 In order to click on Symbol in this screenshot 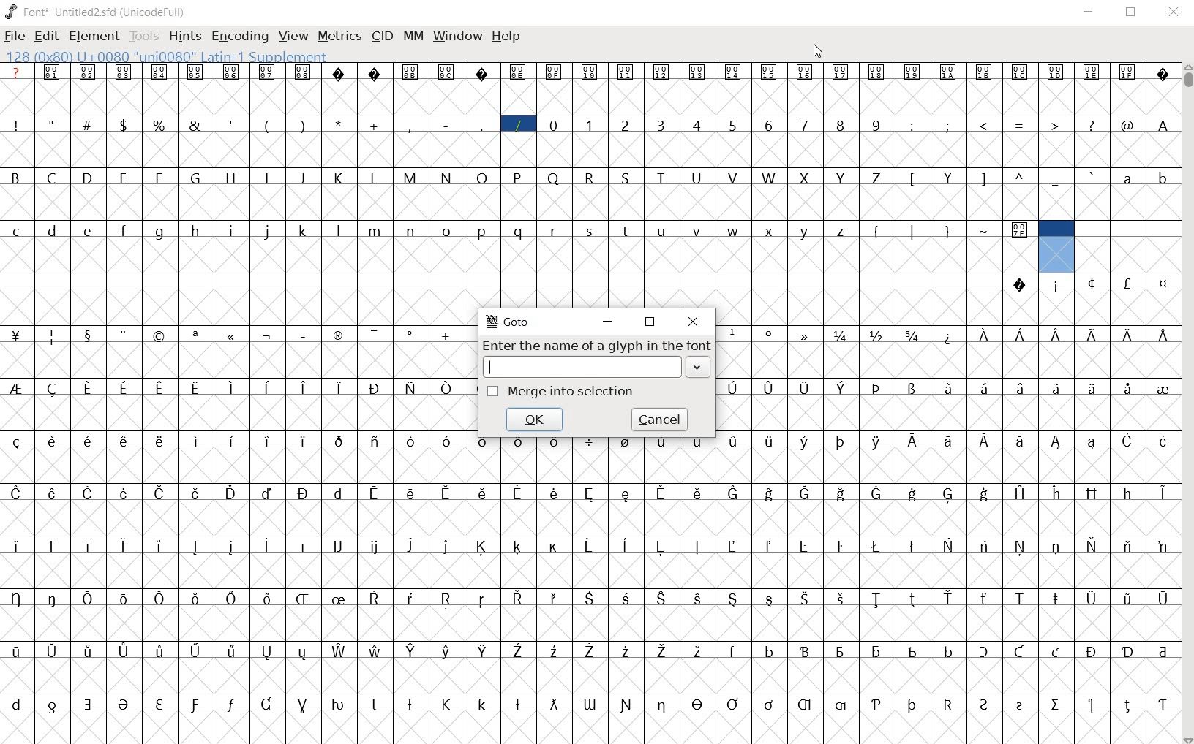, I will do `click(734, 600)`.